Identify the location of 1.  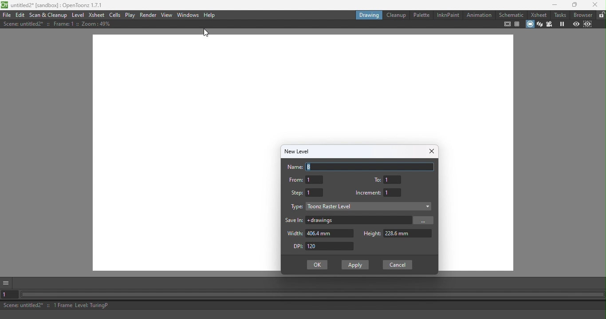
(393, 179).